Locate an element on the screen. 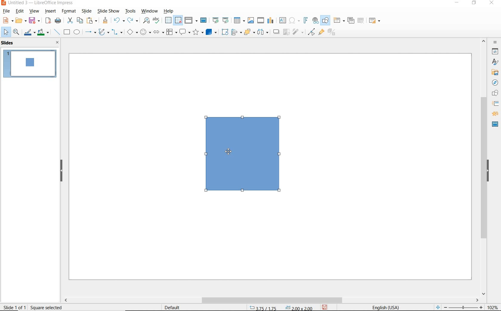 This screenshot has width=501, height=311. redo is located at coordinates (133, 21).